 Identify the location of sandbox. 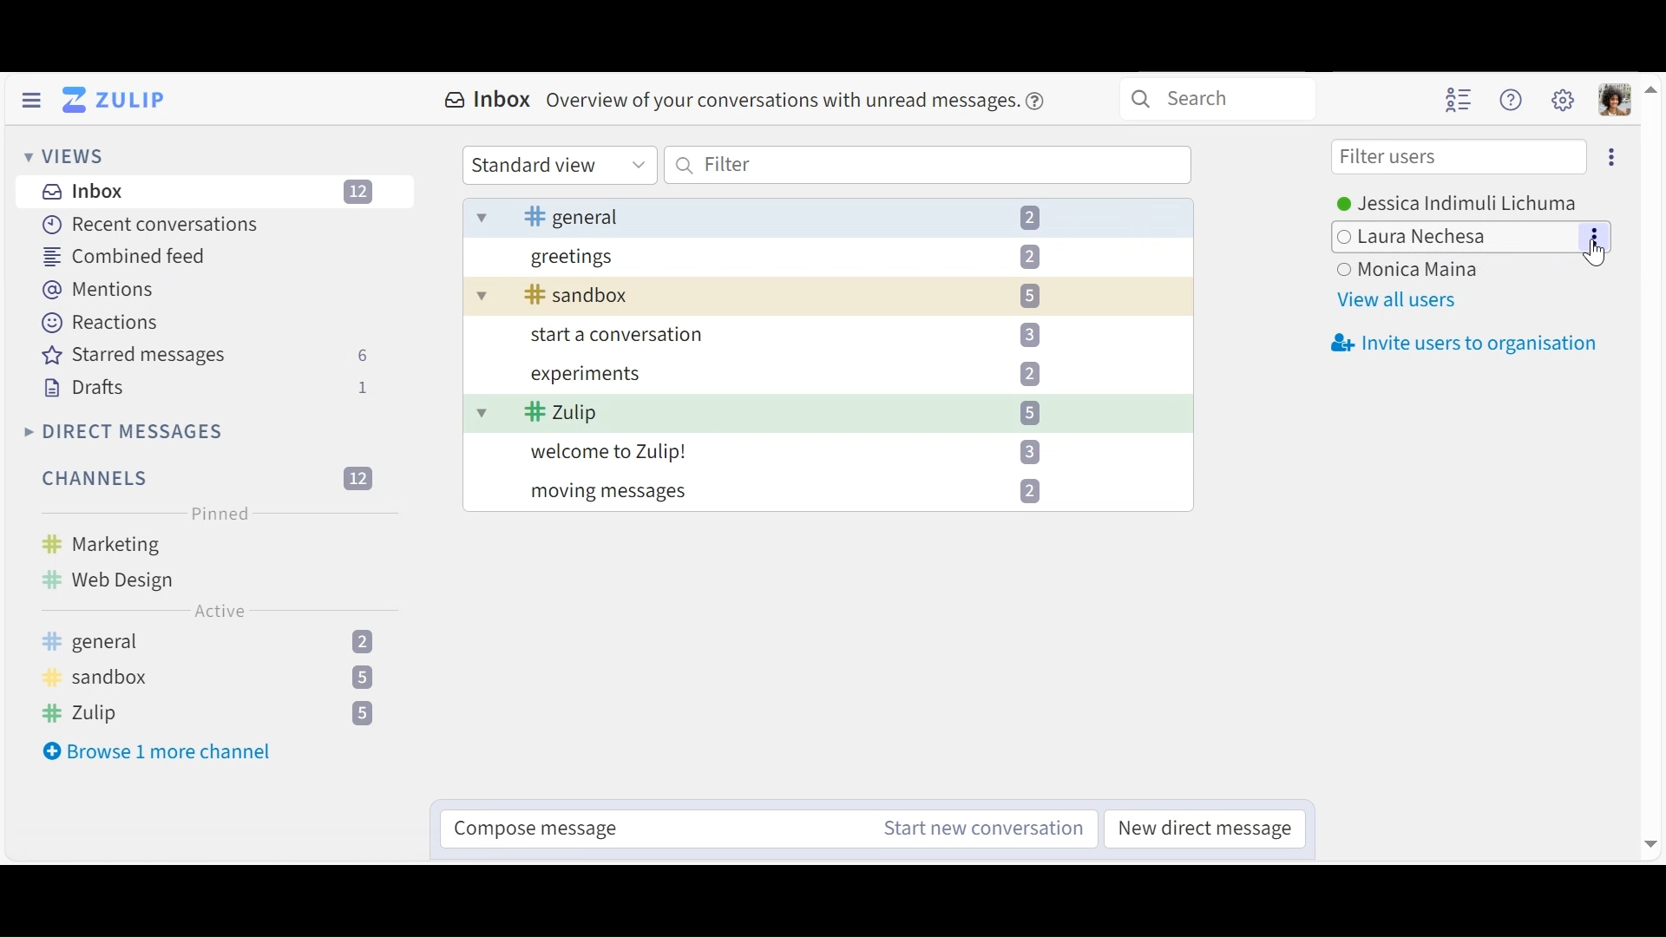
(800, 295).